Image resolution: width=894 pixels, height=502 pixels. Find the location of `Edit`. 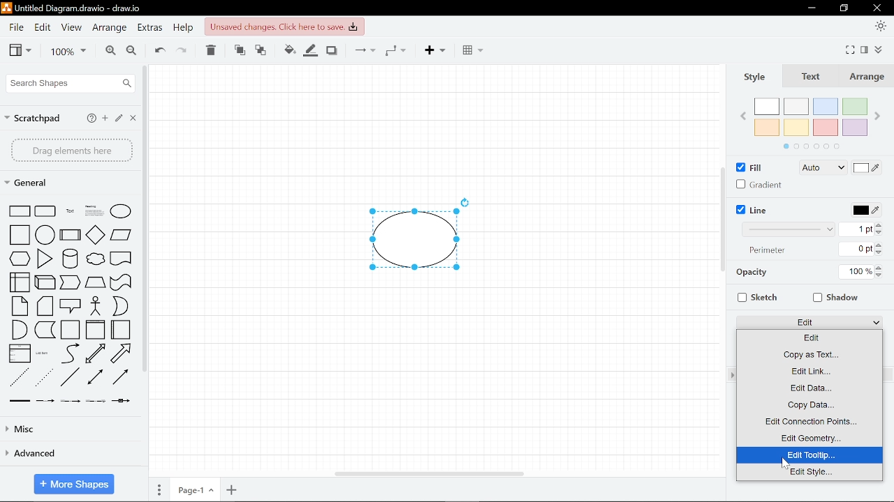

Edit is located at coordinates (808, 338).